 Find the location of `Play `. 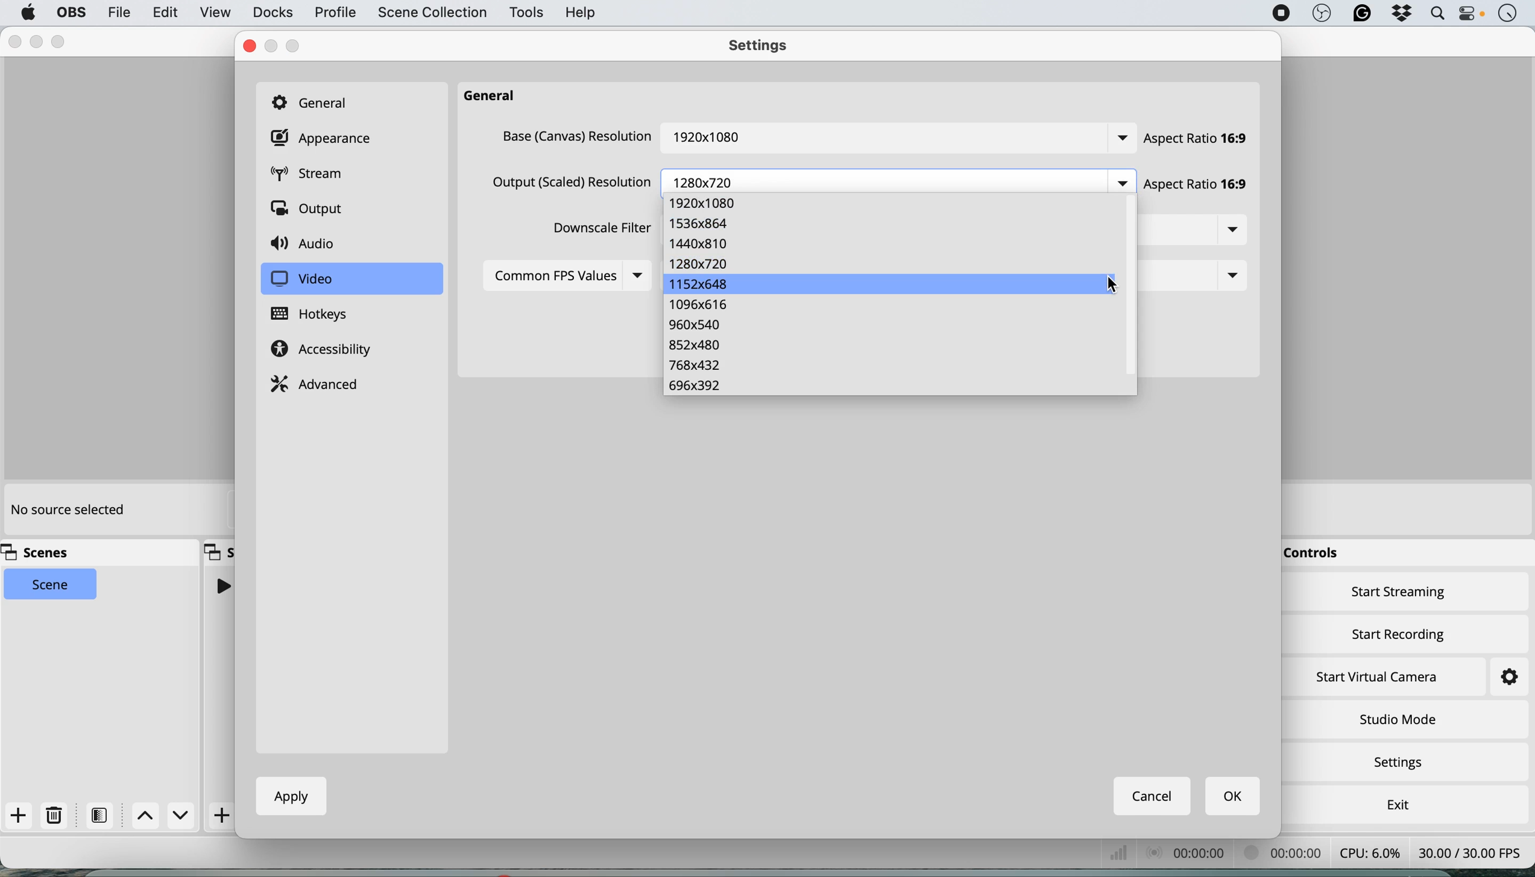

Play  is located at coordinates (222, 585).